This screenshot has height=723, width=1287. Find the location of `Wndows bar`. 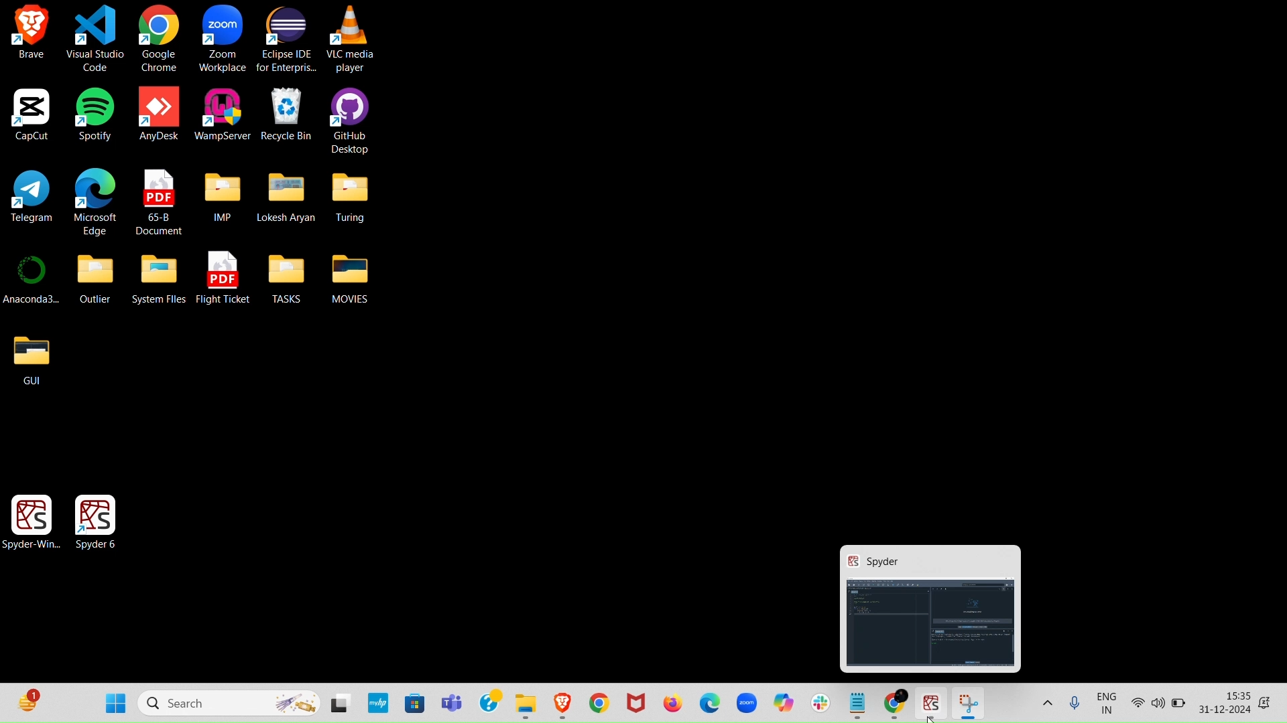

Wndows bar is located at coordinates (643, 704).